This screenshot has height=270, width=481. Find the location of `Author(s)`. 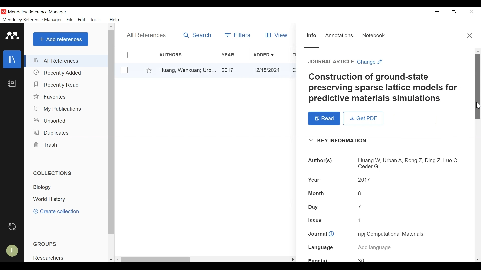

Author(s) is located at coordinates (322, 161).